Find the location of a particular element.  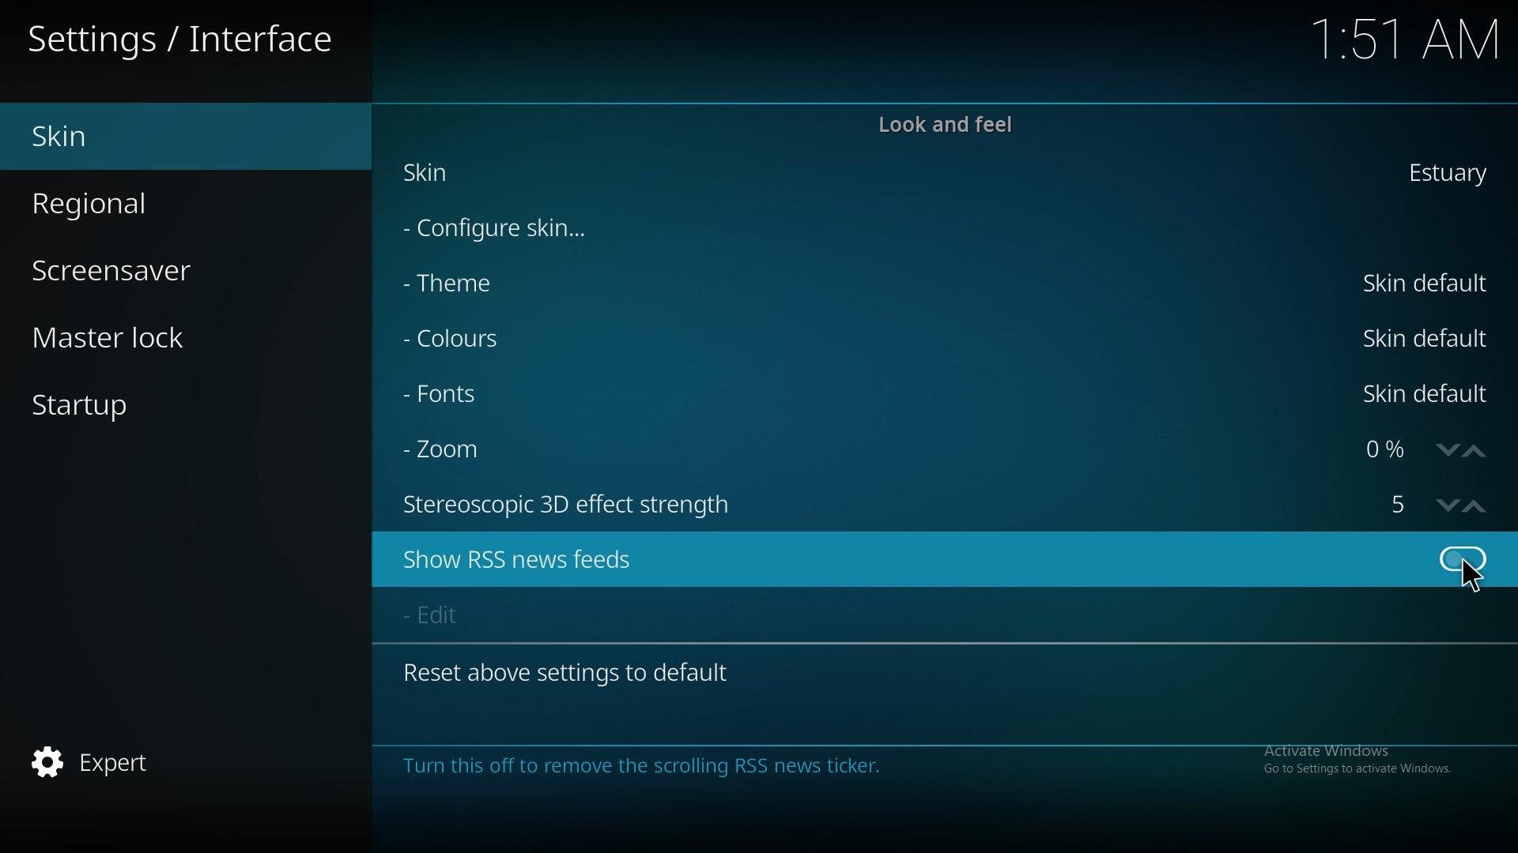

reset to default is located at coordinates (575, 671).